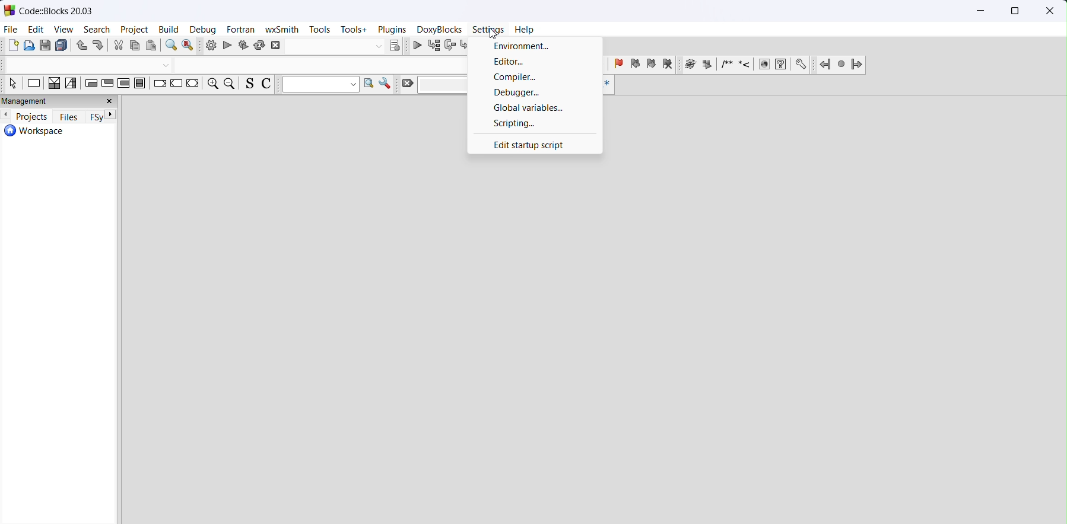 The image size is (1067, 524). What do you see at coordinates (535, 124) in the screenshot?
I see `scripting` at bounding box center [535, 124].